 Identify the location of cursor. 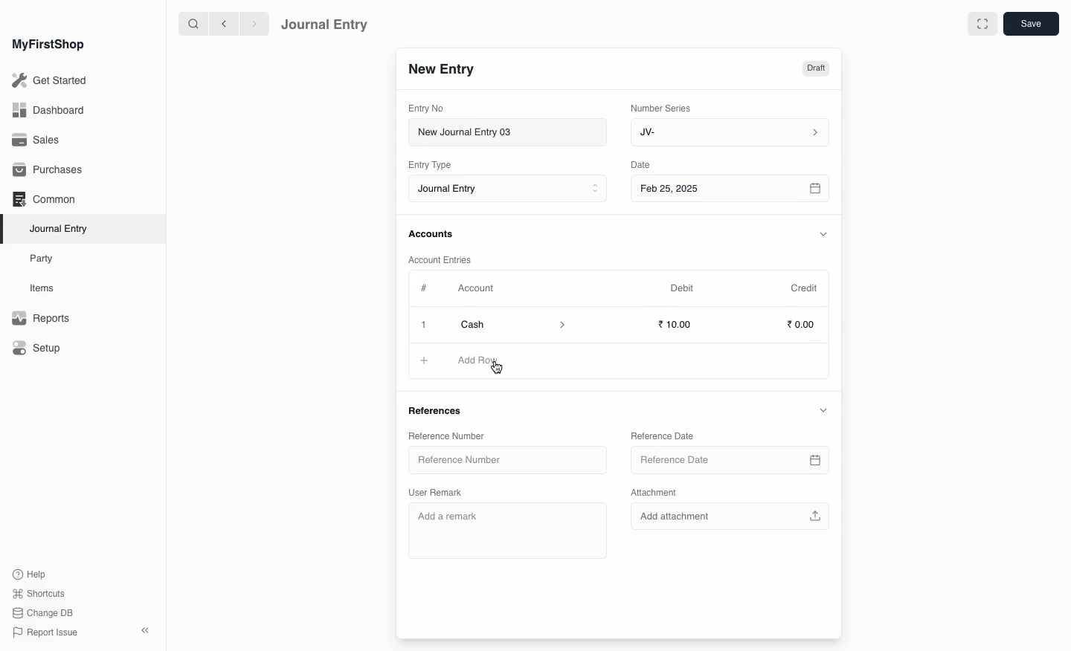
(498, 369).